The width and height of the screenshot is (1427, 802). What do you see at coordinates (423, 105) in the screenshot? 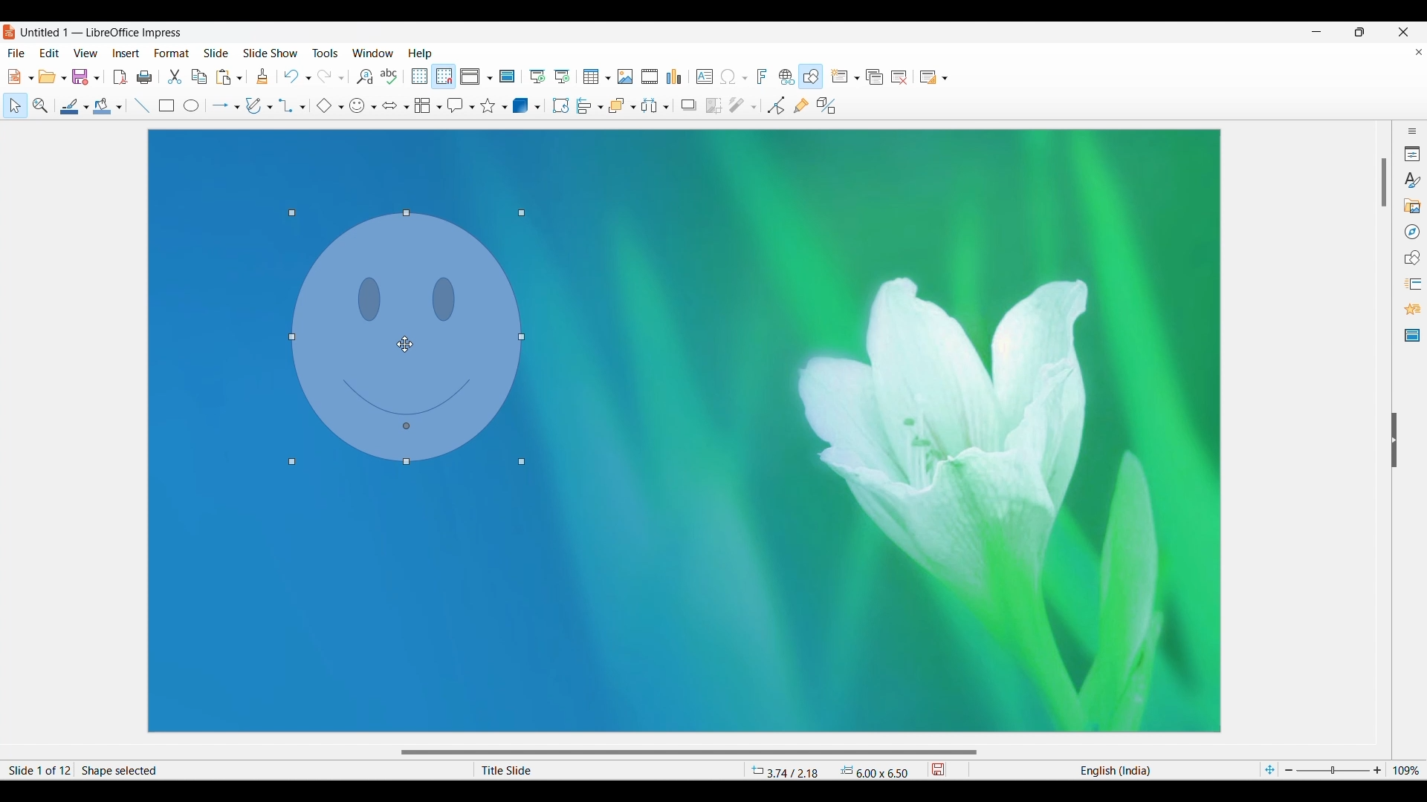
I see `Selected flowchart` at bounding box center [423, 105].